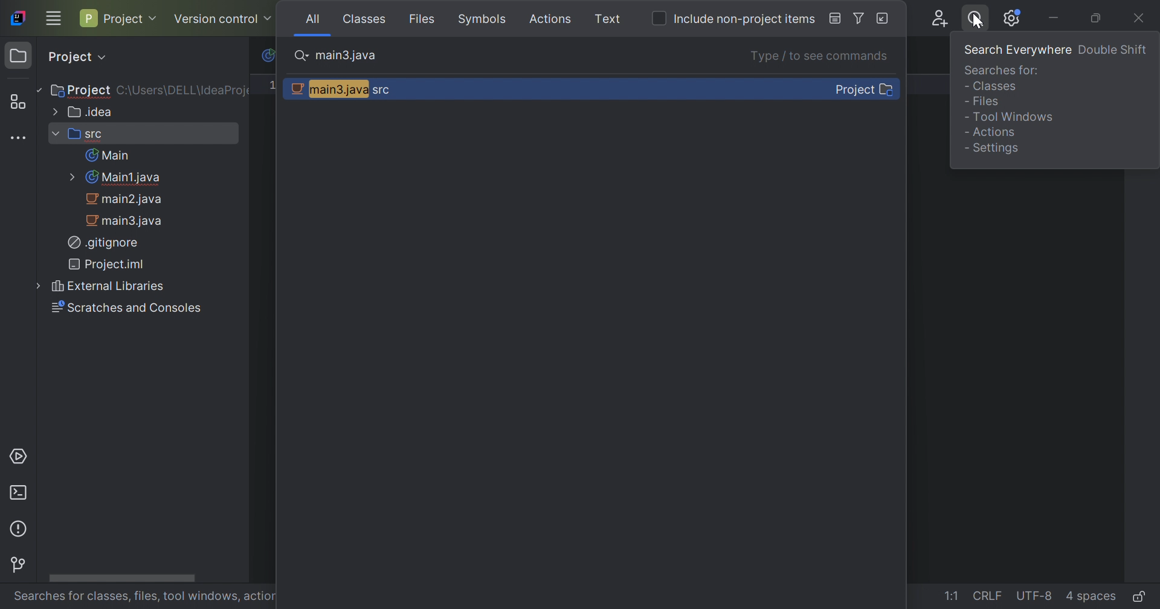  What do you see at coordinates (1098, 18) in the screenshot?
I see `Restore down` at bounding box center [1098, 18].